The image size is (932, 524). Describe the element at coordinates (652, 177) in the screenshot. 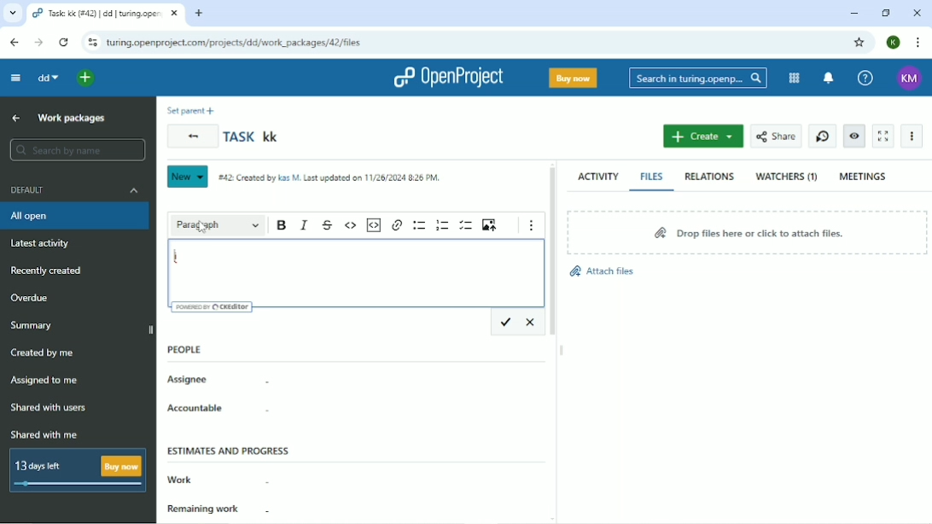

I see `Files` at that location.